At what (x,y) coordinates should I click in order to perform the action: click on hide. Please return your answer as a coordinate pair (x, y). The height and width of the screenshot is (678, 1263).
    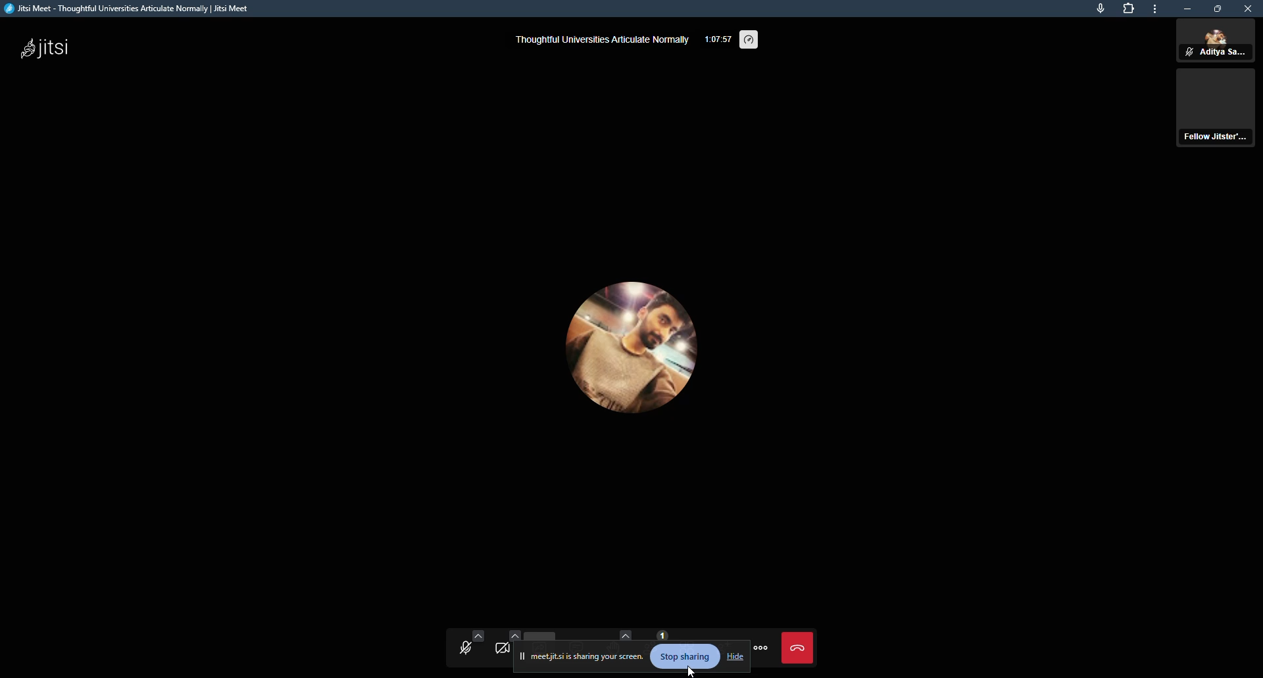
    Looking at the image, I should click on (735, 655).